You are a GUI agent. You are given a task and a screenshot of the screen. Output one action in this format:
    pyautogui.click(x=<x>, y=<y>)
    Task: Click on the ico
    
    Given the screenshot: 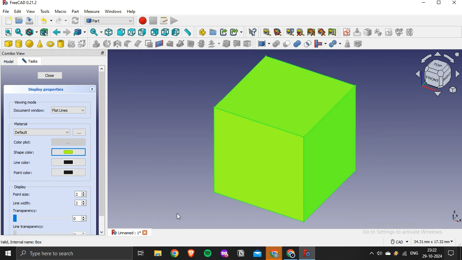 What is the action you would take?
    pyautogui.click(x=439, y=73)
    